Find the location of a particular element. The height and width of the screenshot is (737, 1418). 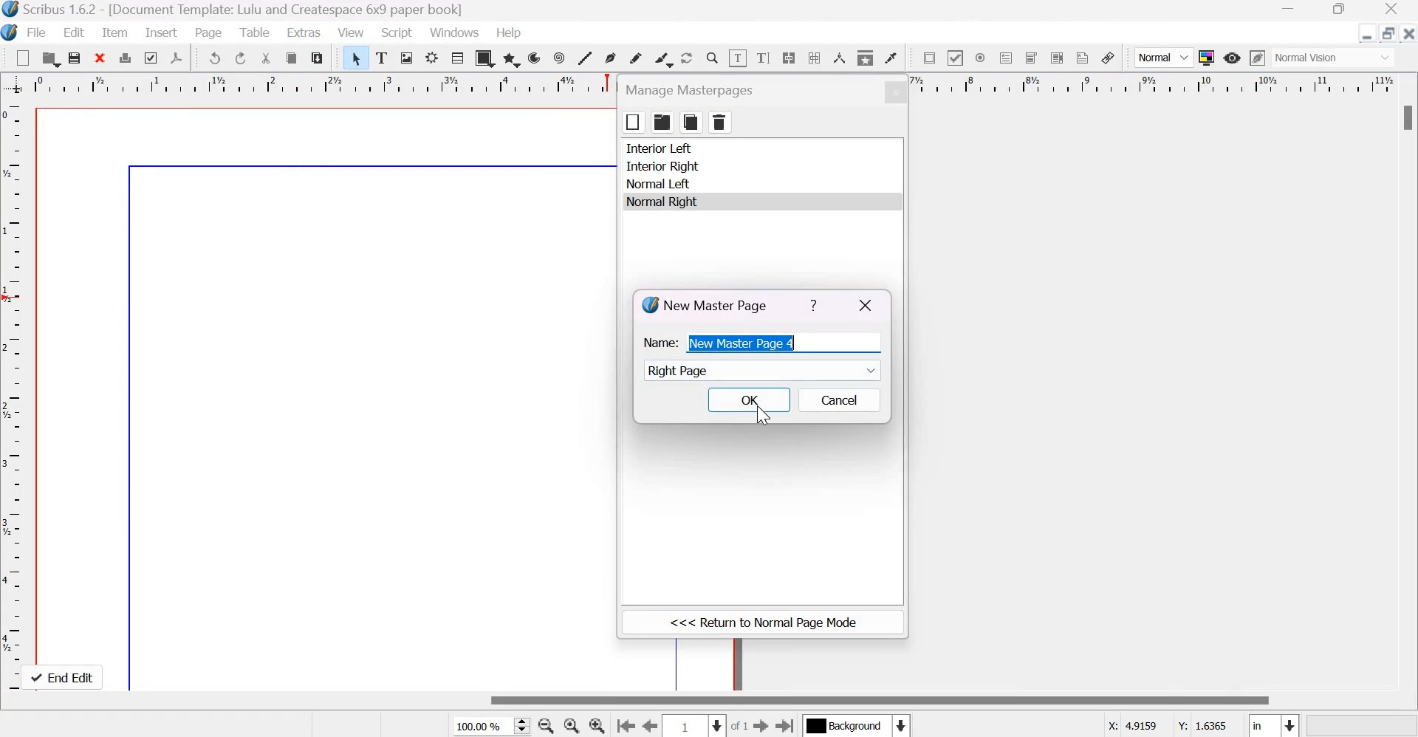

polygon is located at coordinates (511, 58).